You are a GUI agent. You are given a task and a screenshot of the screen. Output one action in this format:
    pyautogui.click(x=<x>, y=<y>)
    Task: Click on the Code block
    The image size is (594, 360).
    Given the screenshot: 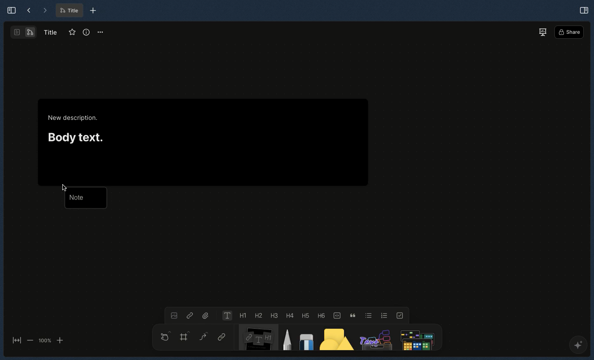 What is the action you would take?
    pyautogui.click(x=336, y=315)
    